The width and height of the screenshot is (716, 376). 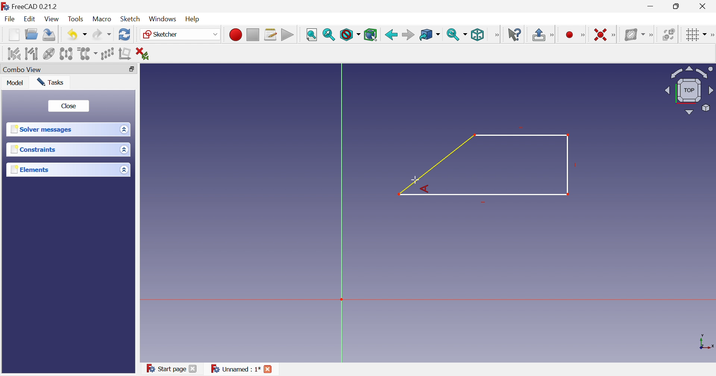 What do you see at coordinates (312, 34) in the screenshot?
I see `Fit all` at bounding box center [312, 34].